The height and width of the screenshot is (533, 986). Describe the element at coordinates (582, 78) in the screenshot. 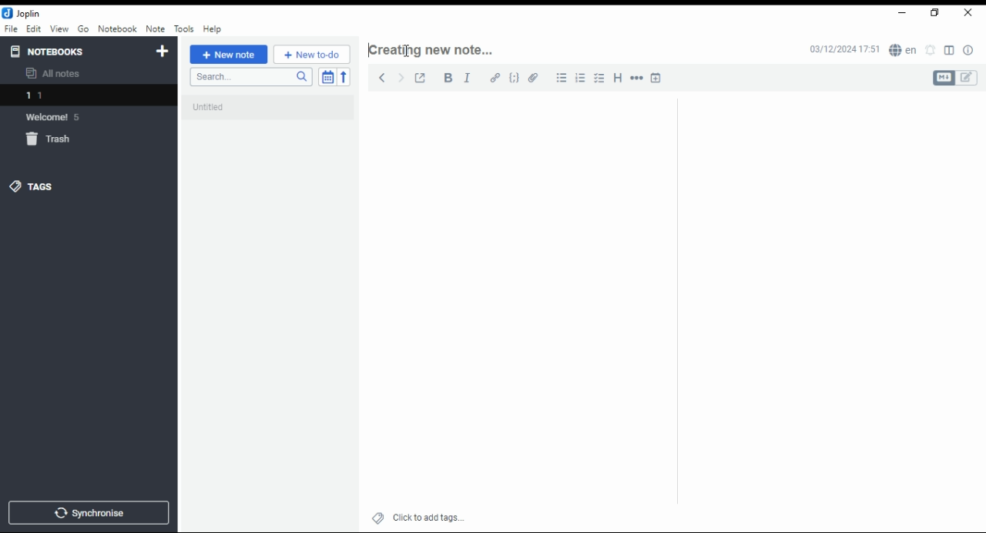

I see `numbered list` at that location.